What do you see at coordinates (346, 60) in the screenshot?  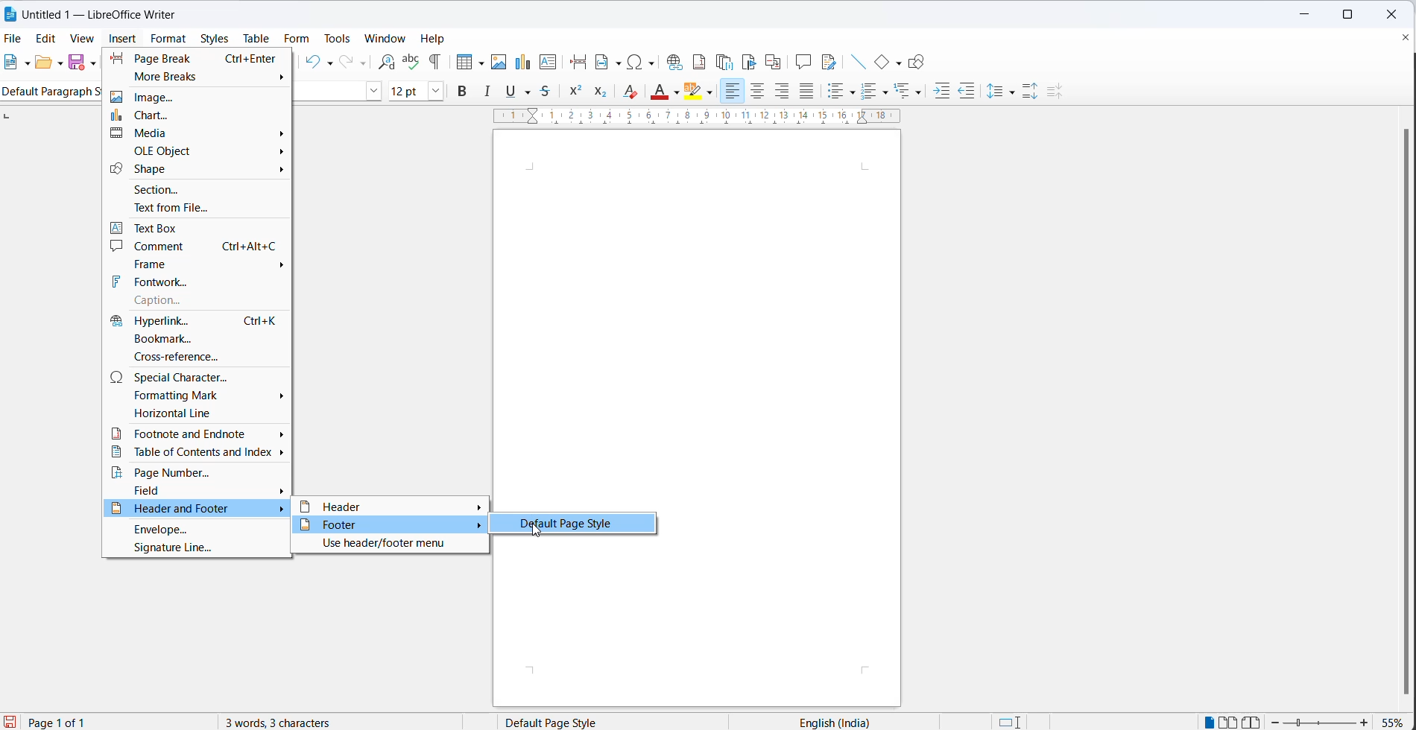 I see `redo` at bounding box center [346, 60].